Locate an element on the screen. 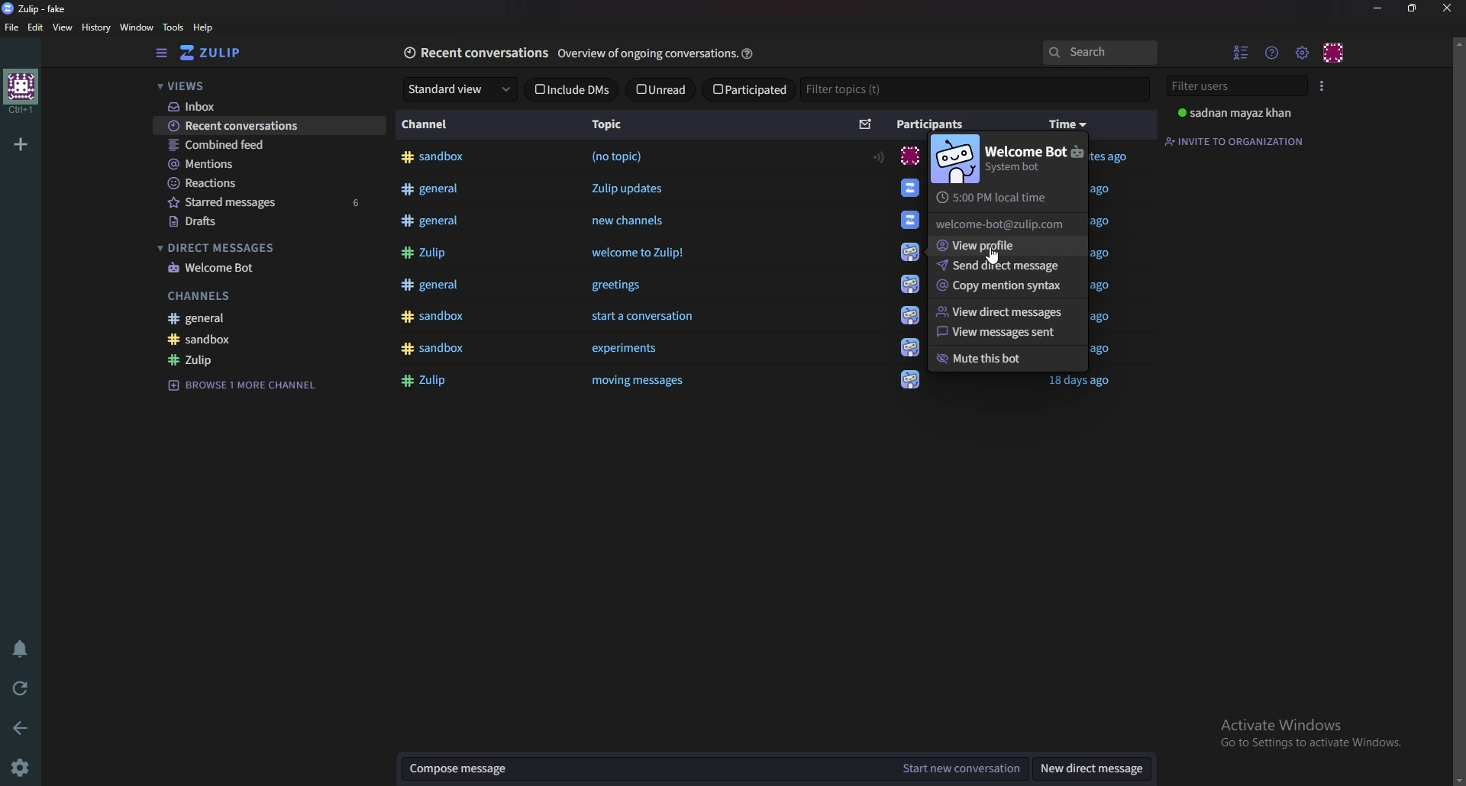 The width and height of the screenshot is (1466, 786). Filter users is located at coordinates (1236, 86).